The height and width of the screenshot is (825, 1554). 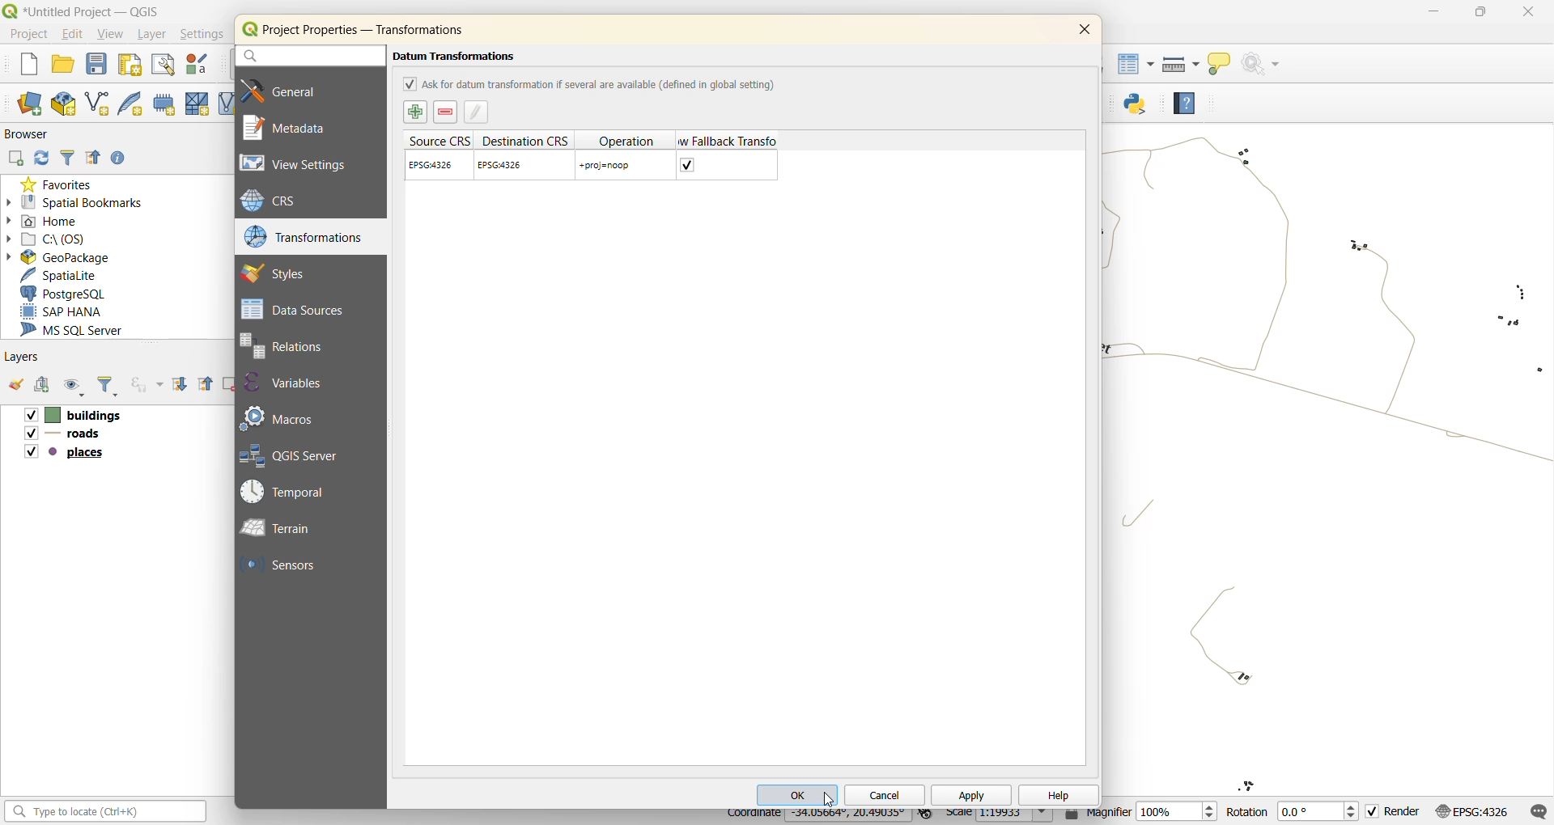 What do you see at coordinates (96, 11) in the screenshot?
I see `*Untitled Project — QGIS` at bounding box center [96, 11].